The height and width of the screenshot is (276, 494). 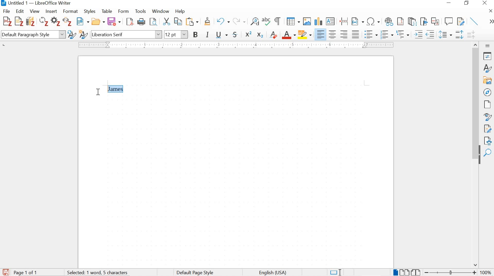 What do you see at coordinates (255, 22) in the screenshot?
I see `find and replace` at bounding box center [255, 22].